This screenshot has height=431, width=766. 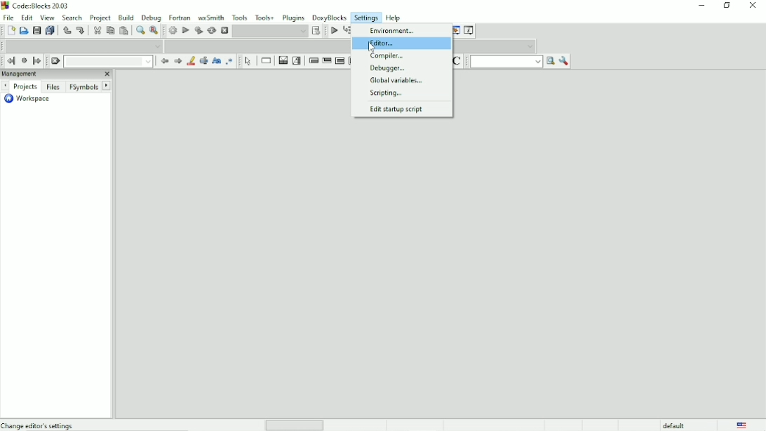 What do you see at coordinates (191, 61) in the screenshot?
I see `Highlight` at bounding box center [191, 61].